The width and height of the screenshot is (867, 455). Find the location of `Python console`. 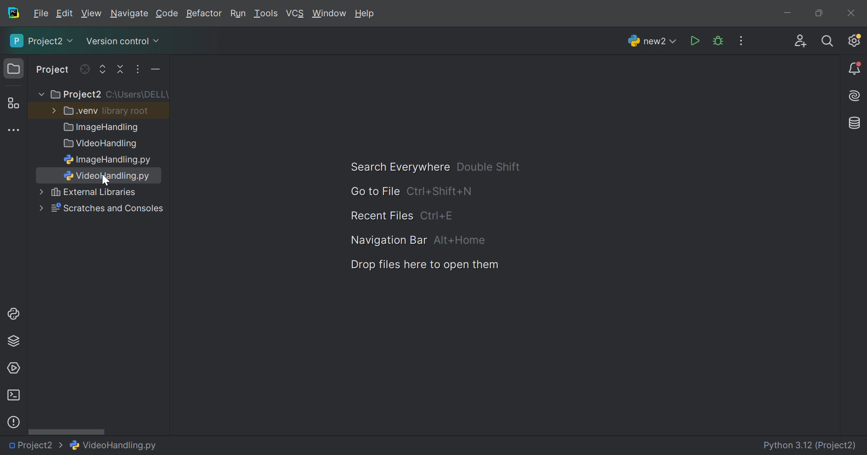

Python console is located at coordinates (15, 314).